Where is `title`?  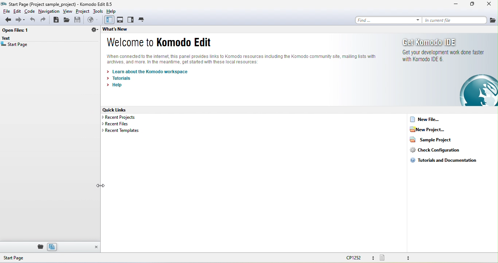
title is located at coordinates (60, 4).